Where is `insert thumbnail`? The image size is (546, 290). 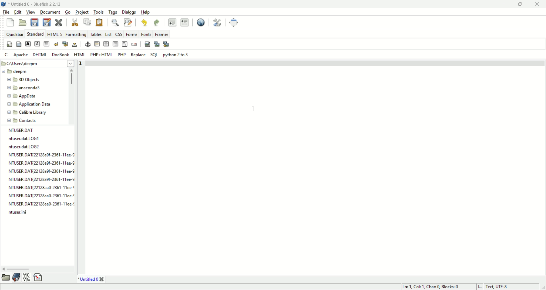
insert thumbnail is located at coordinates (156, 43).